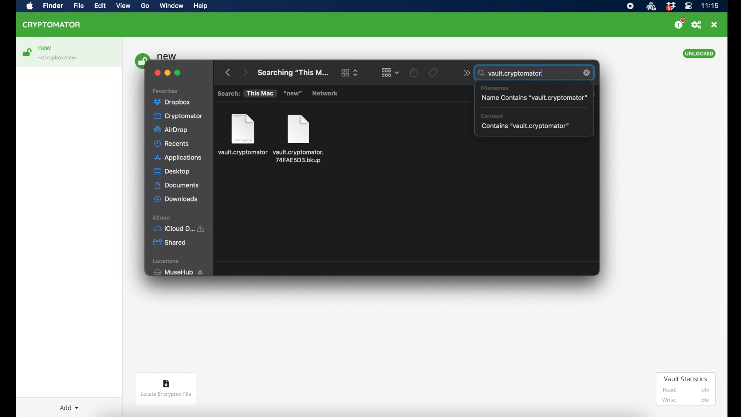 This screenshot has width=741, height=417. I want to click on previou, so click(228, 71).